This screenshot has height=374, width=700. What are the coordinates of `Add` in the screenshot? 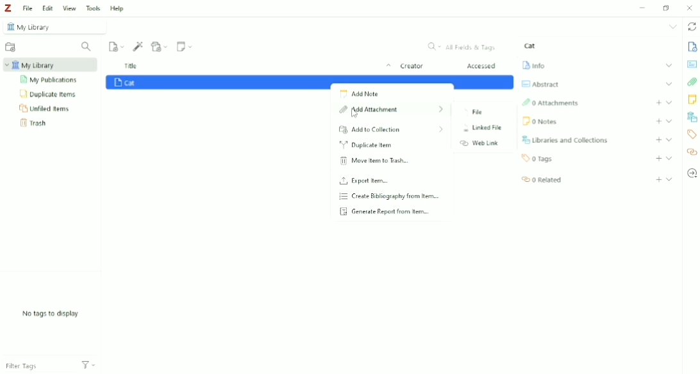 It's located at (659, 180).